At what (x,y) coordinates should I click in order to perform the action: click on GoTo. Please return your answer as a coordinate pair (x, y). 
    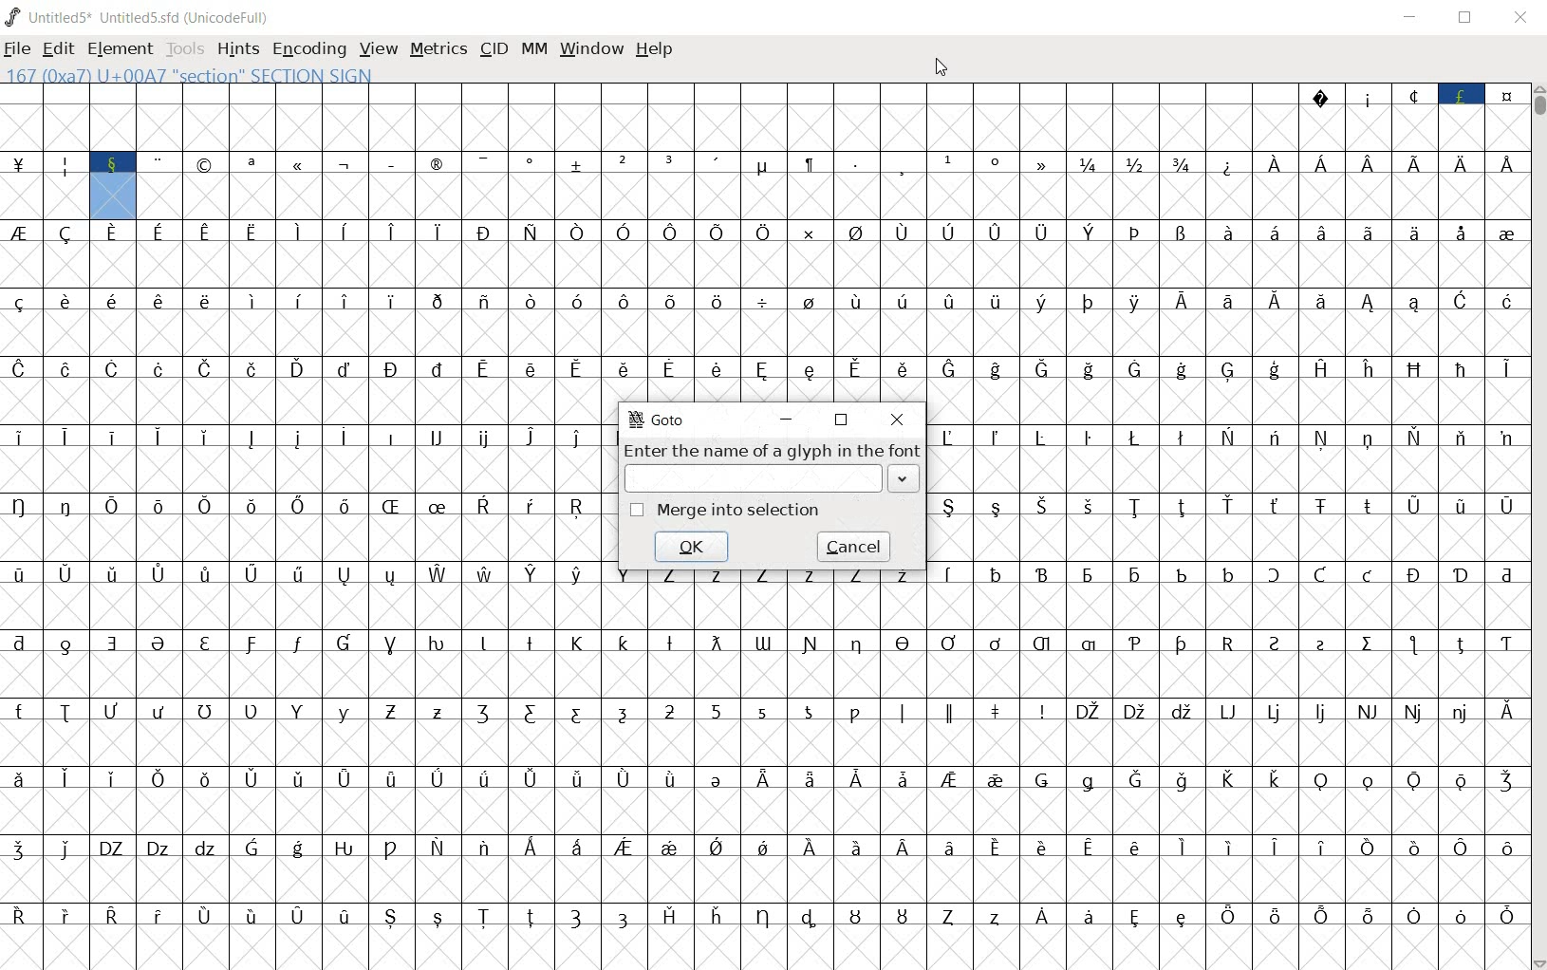
    Looking at the image, I should click on (657, 420).